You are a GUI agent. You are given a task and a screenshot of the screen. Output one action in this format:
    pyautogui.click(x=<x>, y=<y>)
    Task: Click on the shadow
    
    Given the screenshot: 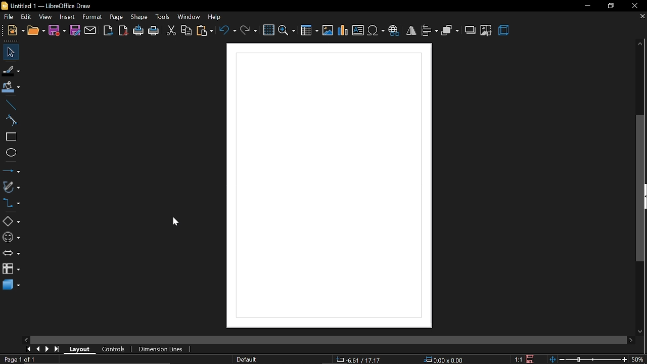 What is the action you would take?
    pyautogui.click(x=470, y=30)
    